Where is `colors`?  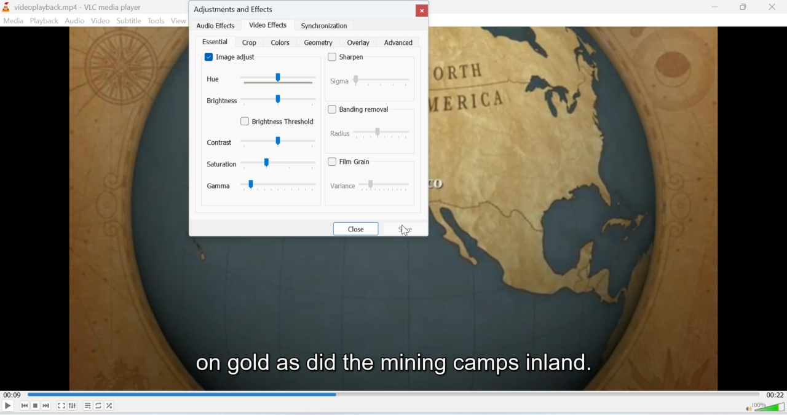 colors is located at coordinates (282, 42).